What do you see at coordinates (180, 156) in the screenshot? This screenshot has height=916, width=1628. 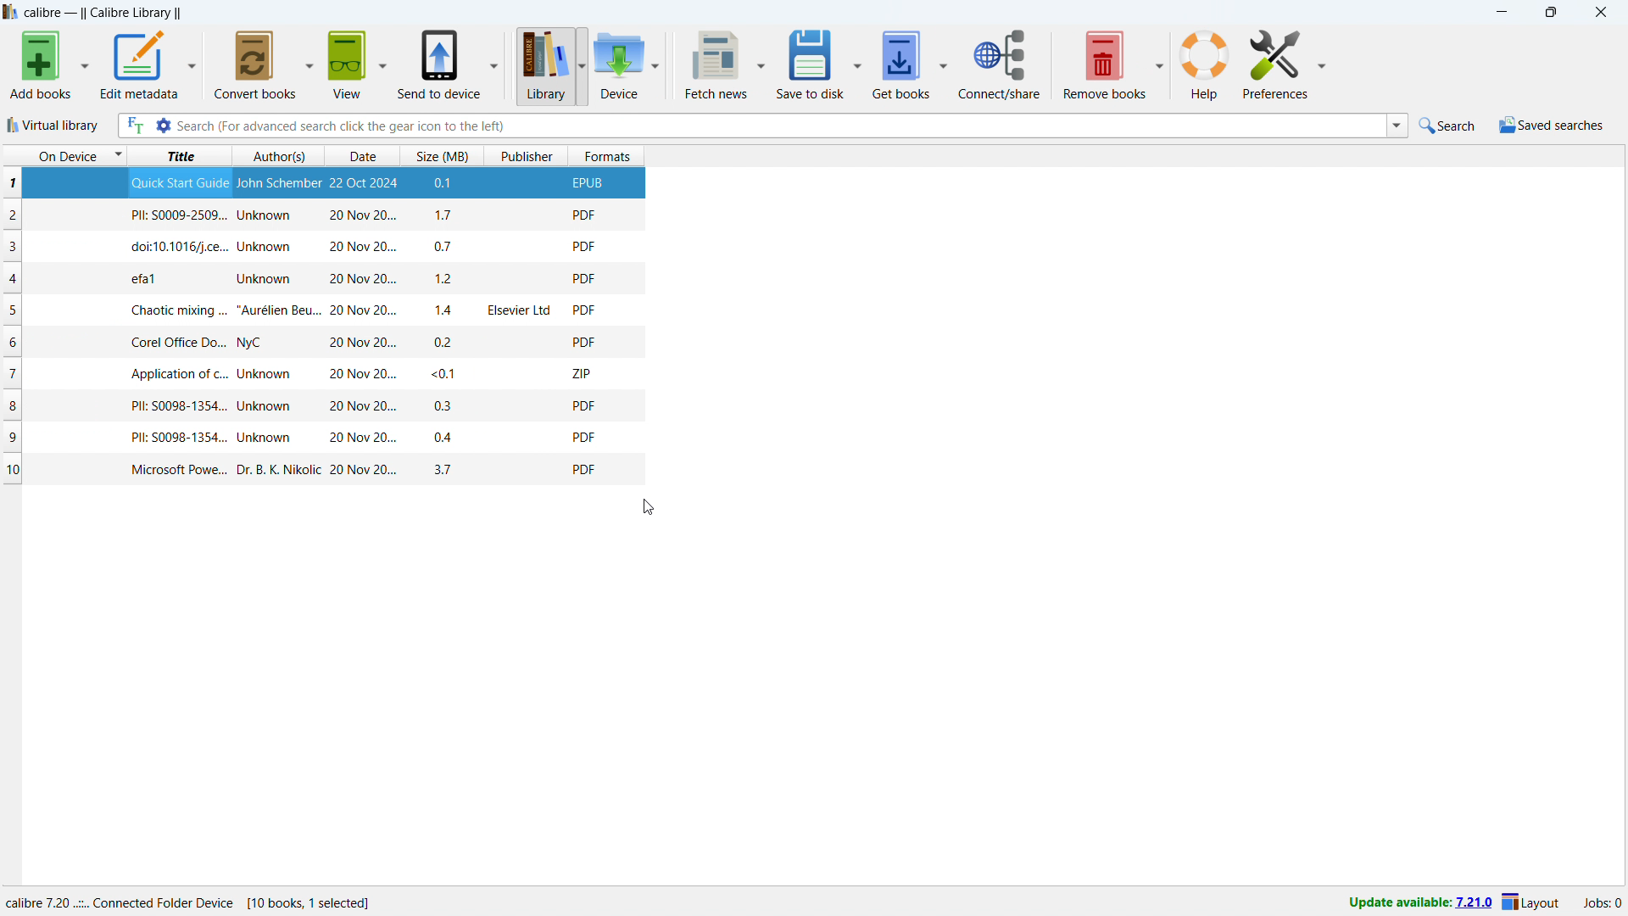 I see `sort by title` at bounding box center [180, 156].